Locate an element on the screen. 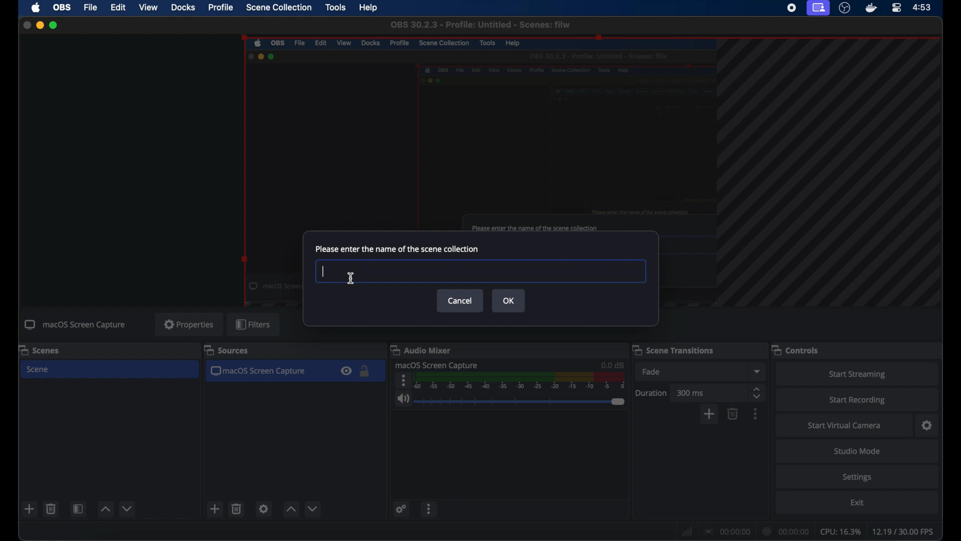 The width and height of the screenshot is (961, 541). trash is located at coordinates (733, 414).